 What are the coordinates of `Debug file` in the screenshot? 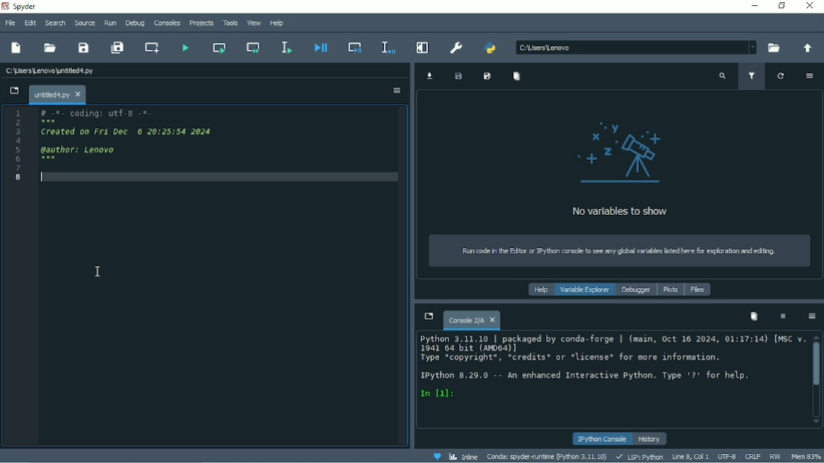 It's located at (321, 48).